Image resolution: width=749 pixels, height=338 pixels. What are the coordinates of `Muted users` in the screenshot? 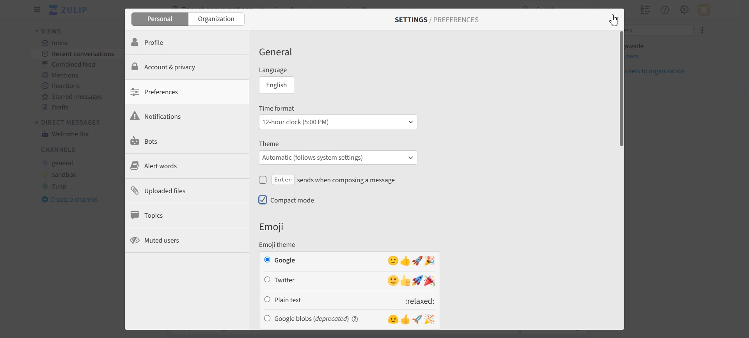 It's located at (186, 241).